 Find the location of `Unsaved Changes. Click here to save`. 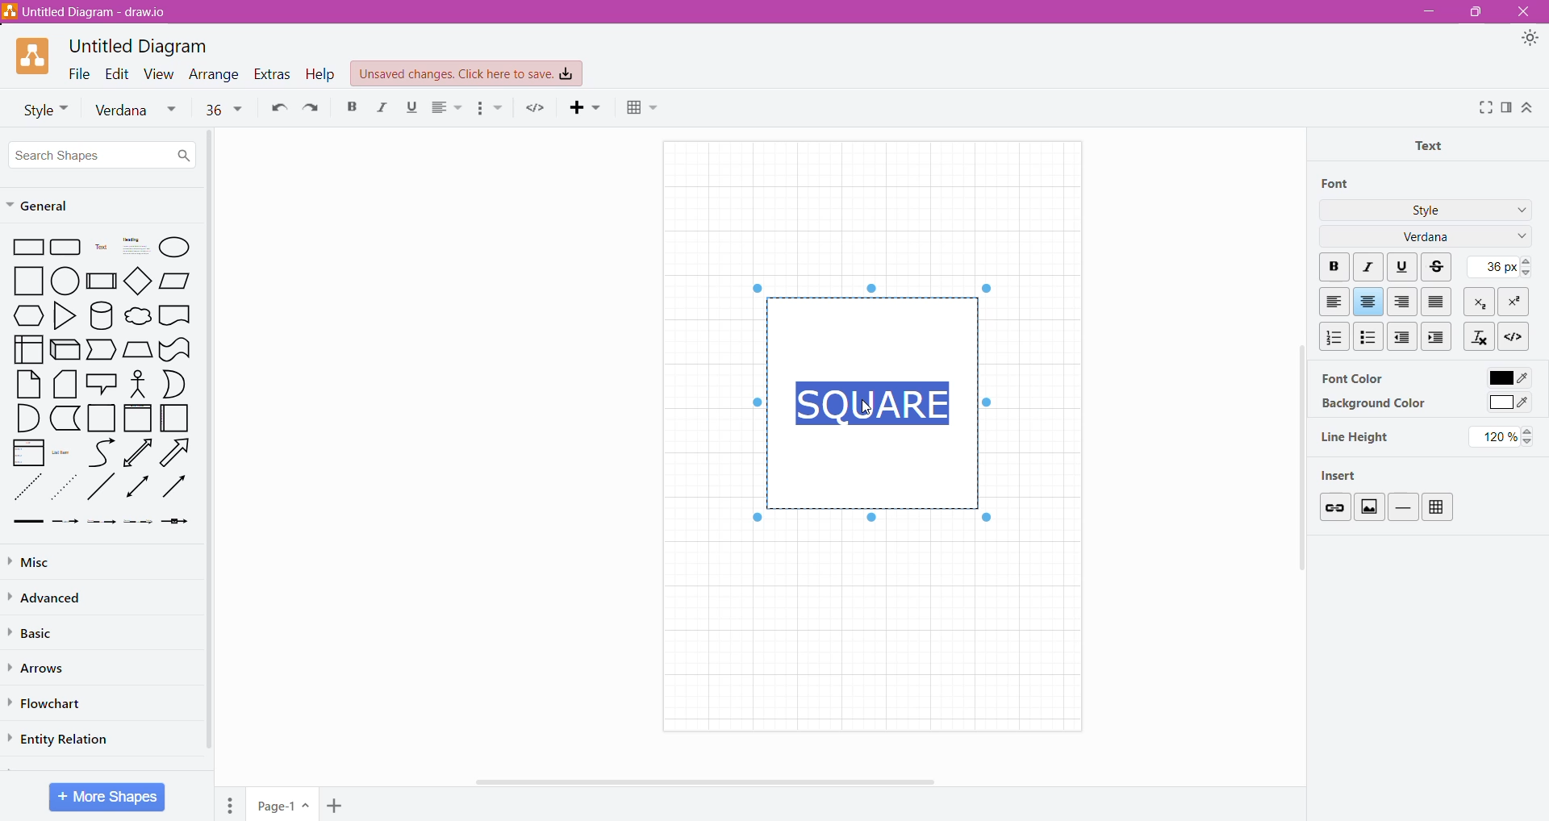

Unsaved Changes. Click here to save is located at coordinates (467, 74).